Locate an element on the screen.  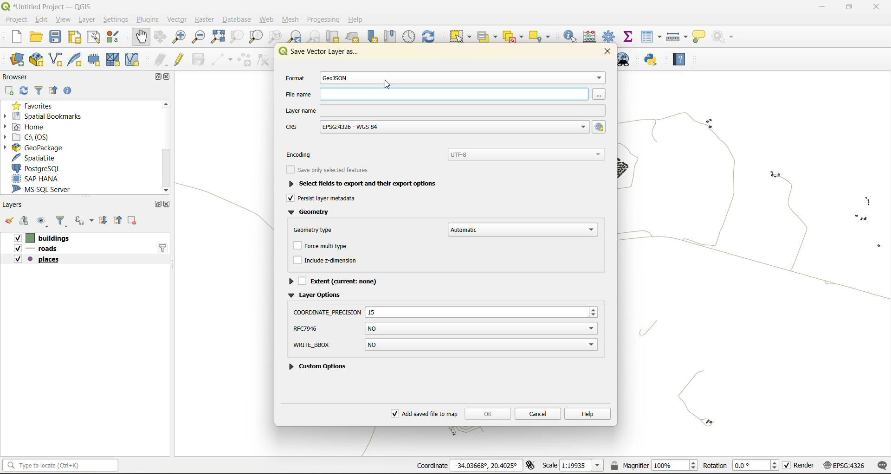
new is located at coordinates (17, 37).